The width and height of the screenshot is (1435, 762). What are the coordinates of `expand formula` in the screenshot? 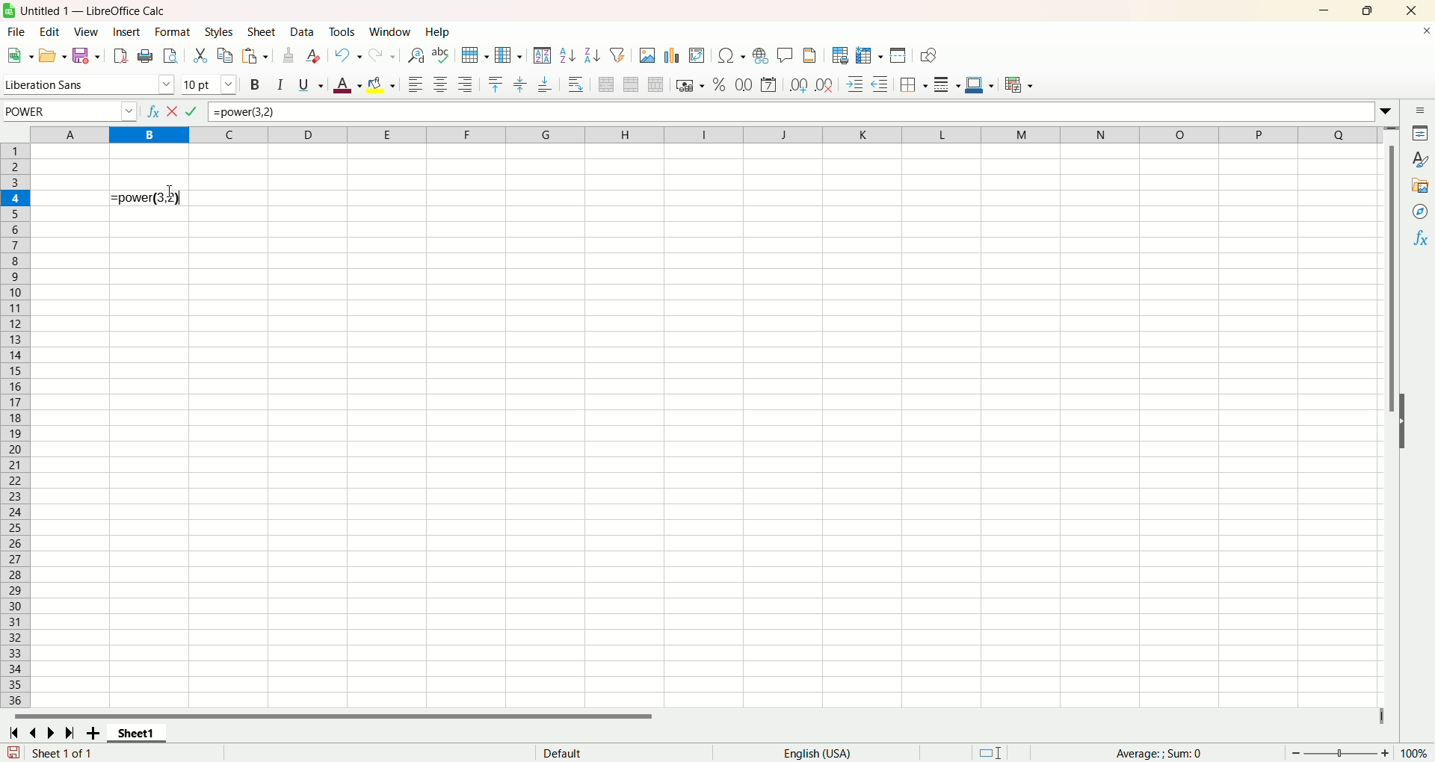 It's located at (1388, 108).